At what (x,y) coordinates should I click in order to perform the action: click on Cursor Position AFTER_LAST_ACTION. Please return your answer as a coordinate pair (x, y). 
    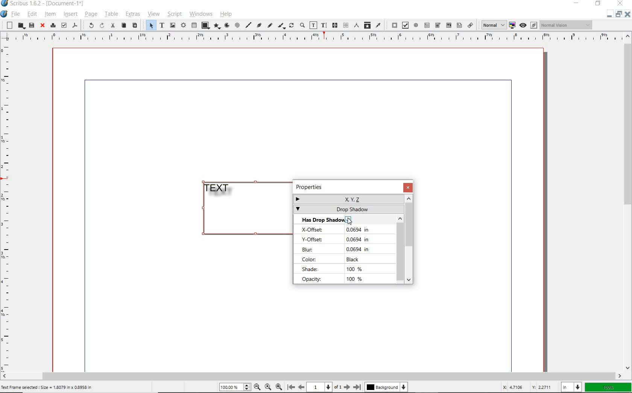
    Looking at the image, I should click on (350, 219).